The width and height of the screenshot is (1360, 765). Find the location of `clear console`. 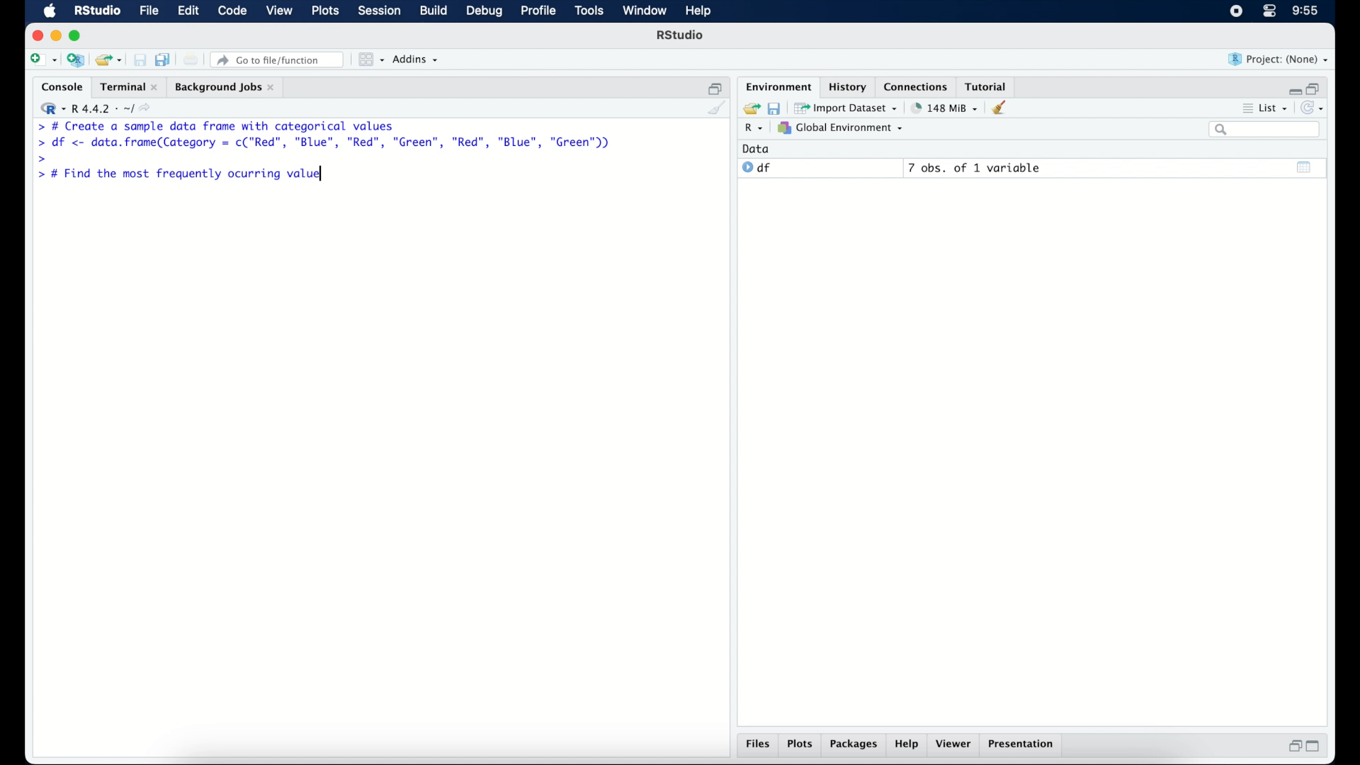

clear console is located at coordinates (718, 108).